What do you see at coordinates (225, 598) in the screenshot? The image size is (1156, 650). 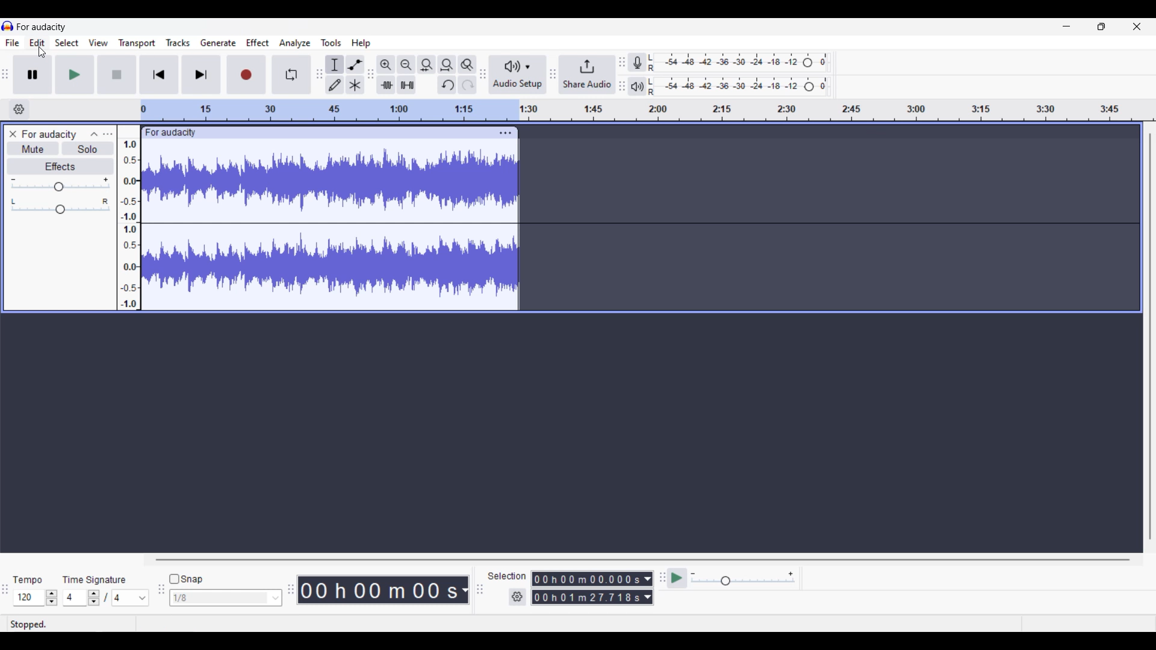 I see `Snap options` at bounding box center [225, 598].